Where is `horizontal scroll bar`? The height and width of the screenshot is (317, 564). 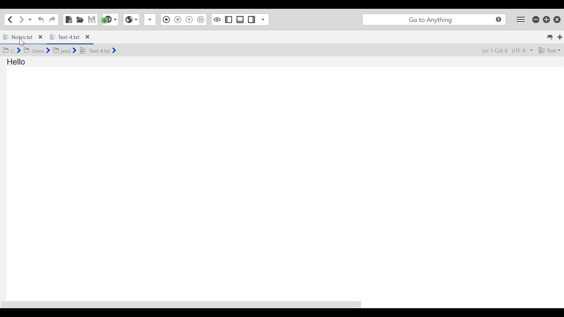
horizontal scroll bar is located at coordinates (188, 302).